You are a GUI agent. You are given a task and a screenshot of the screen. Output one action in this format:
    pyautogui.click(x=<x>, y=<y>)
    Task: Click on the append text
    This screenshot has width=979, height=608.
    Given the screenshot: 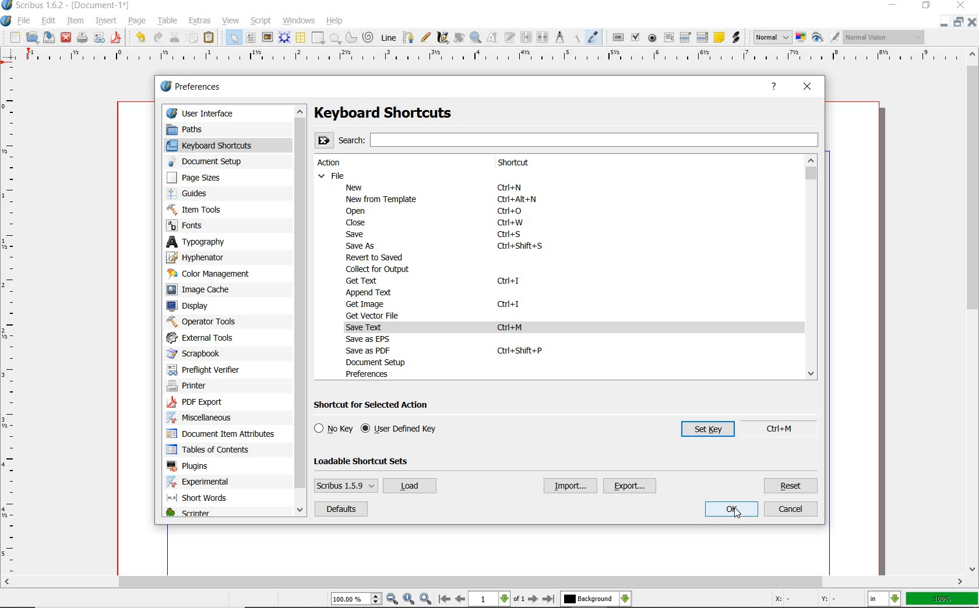 What is the action you would take?
    pyautogui.click(x=368, y=292)
    